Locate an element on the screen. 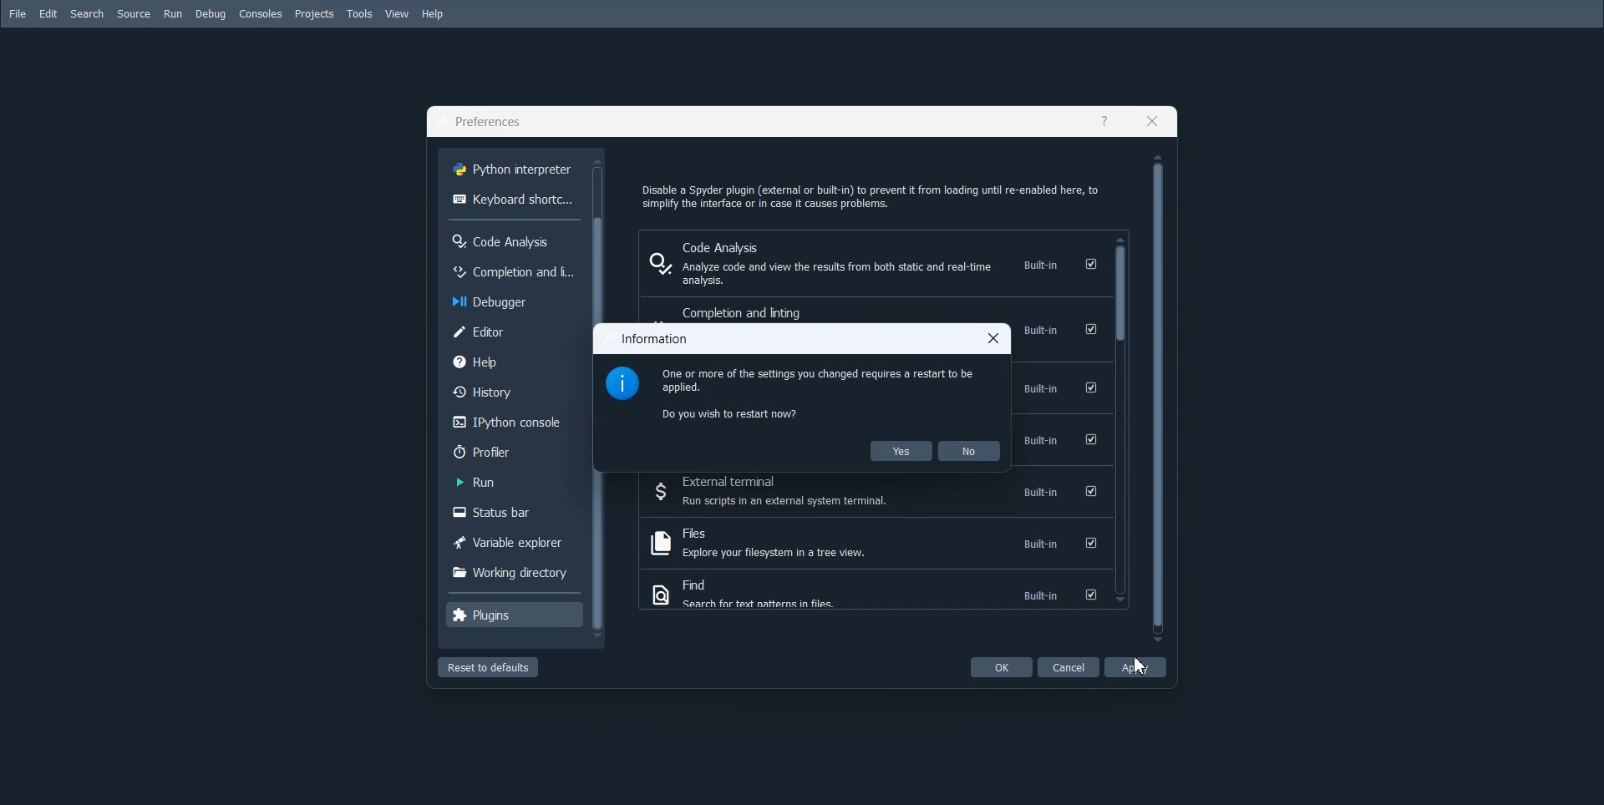 The width and height of the screenshot is (1604, 805). Run is located at coordinates (173, 14).